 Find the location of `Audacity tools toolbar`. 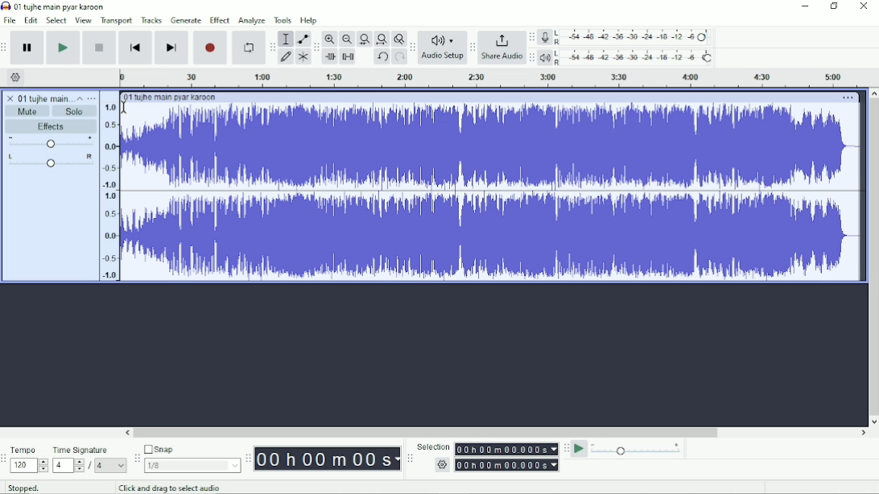

Audacity tools toolbar is located at coordinates (272, 47).